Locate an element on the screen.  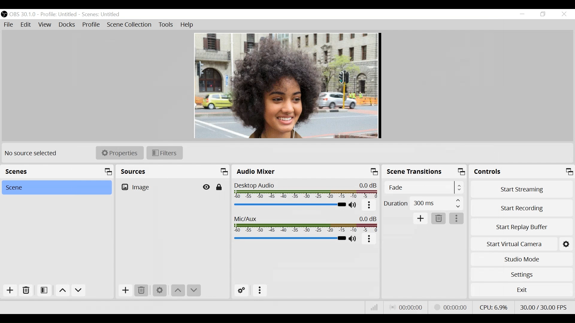
Minimize is located at coordinates (523, 14).